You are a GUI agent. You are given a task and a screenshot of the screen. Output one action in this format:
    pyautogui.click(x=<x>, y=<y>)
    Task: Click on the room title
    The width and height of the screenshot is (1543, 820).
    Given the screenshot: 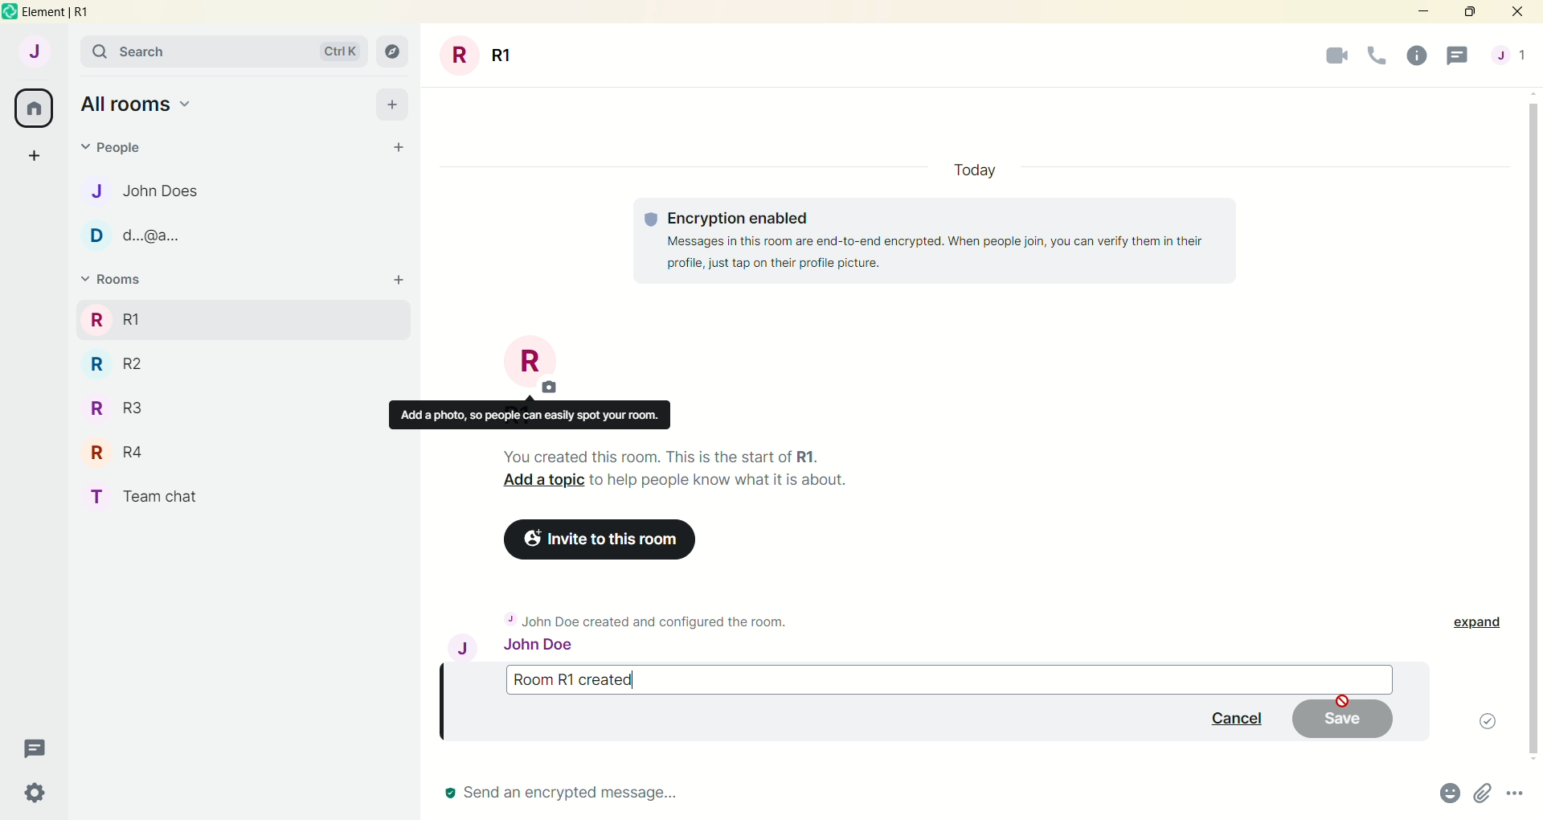 What is the action you would take?
    pyautogui.click(x=533, y=365)
    